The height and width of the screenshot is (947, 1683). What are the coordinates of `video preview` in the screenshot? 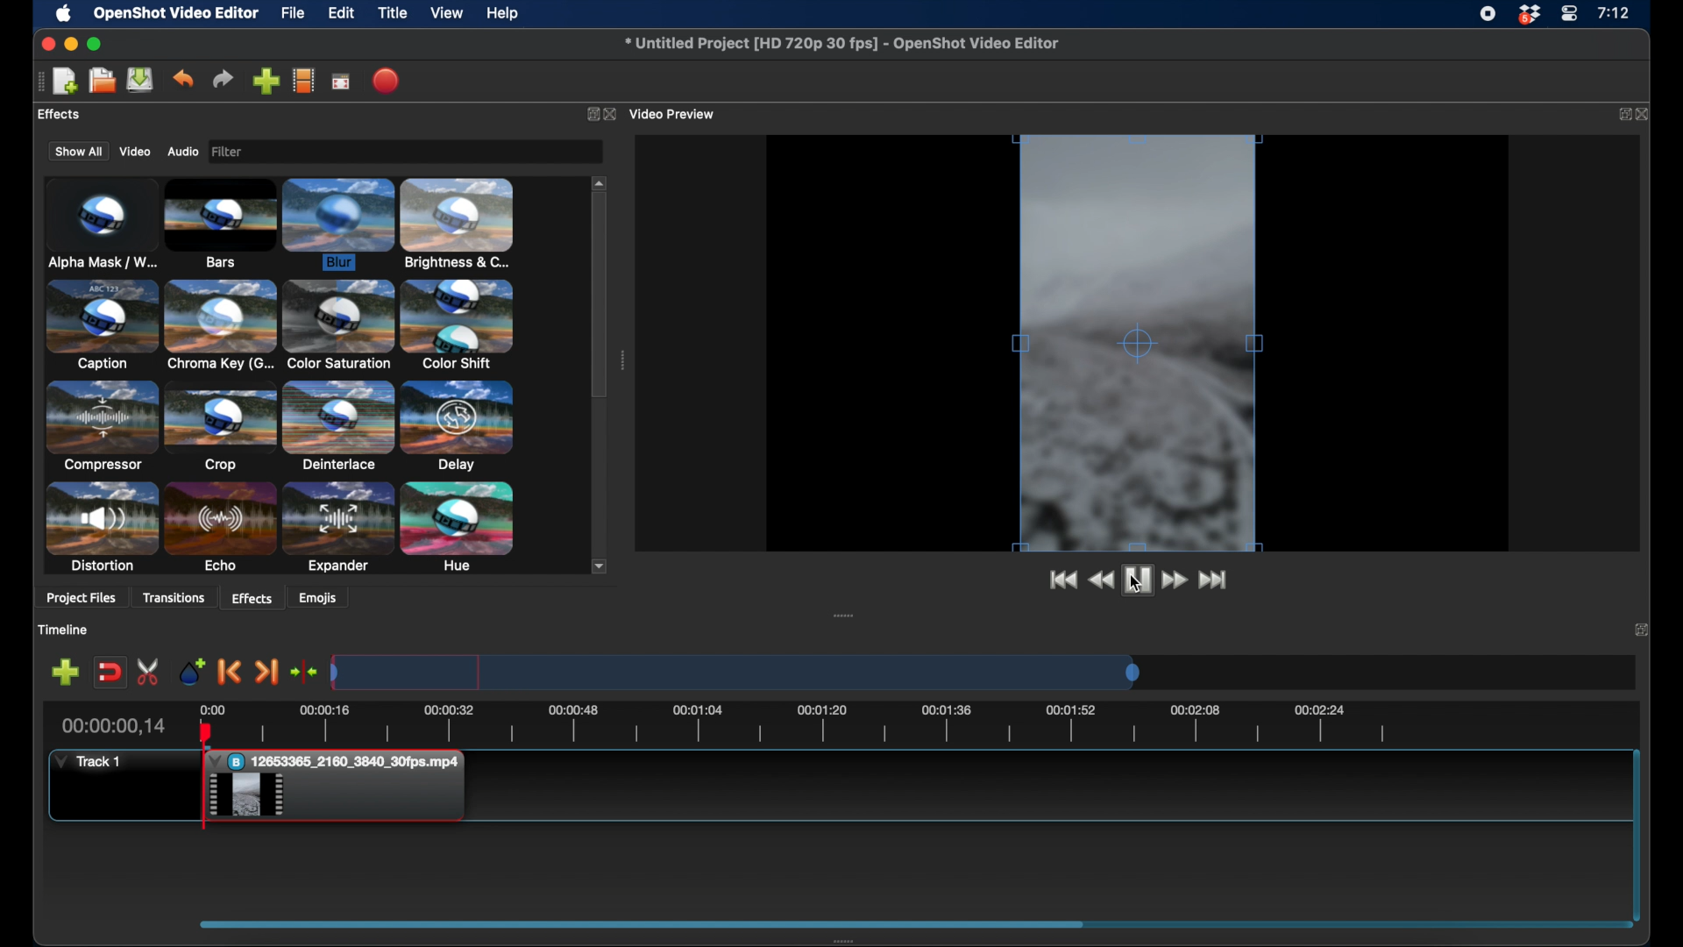 It's located at (678, 113).